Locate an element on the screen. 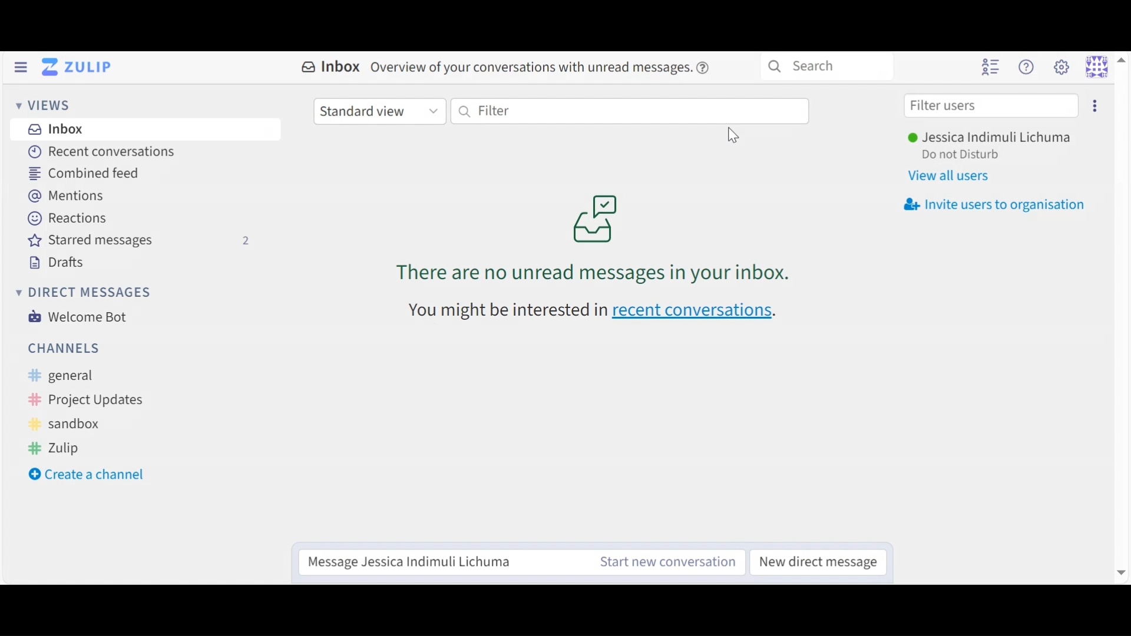 The width and height of the screenshot is (1131, 636). Invite users to your organisation is located at coordinates (994, 204).